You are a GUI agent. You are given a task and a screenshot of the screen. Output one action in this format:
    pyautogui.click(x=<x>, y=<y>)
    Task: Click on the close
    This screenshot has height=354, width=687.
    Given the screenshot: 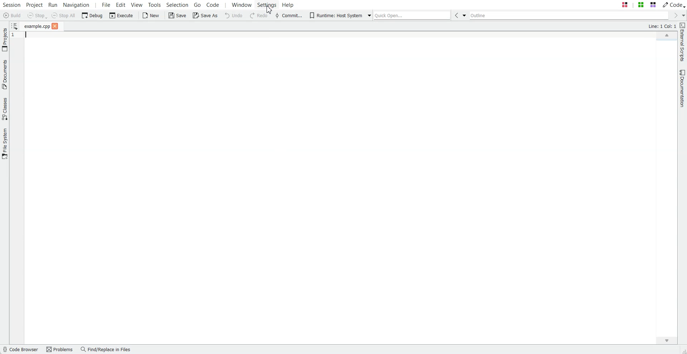 What is the action you would take?
    pyautogui.click(x=55, y=26)
    